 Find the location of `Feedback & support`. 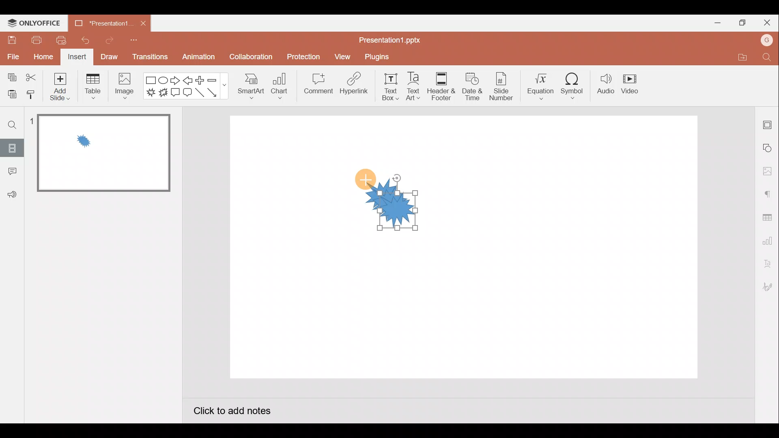

Feedback & support is located at coordinates (12, 195).